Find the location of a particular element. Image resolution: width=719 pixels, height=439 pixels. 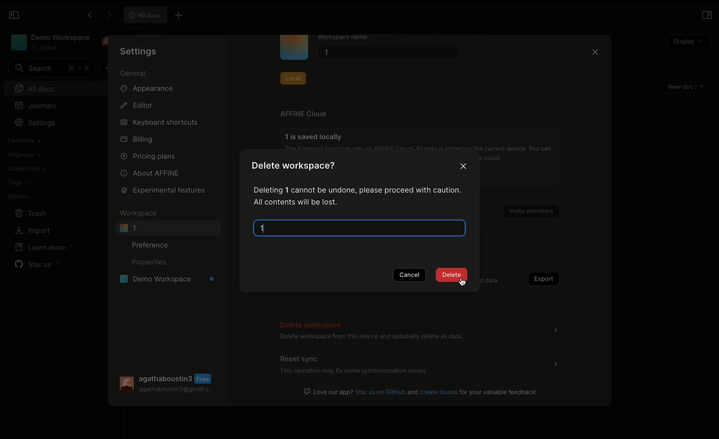

Tis operation may Tix some Synchronization Issues. is located at coordinates (353, 372).